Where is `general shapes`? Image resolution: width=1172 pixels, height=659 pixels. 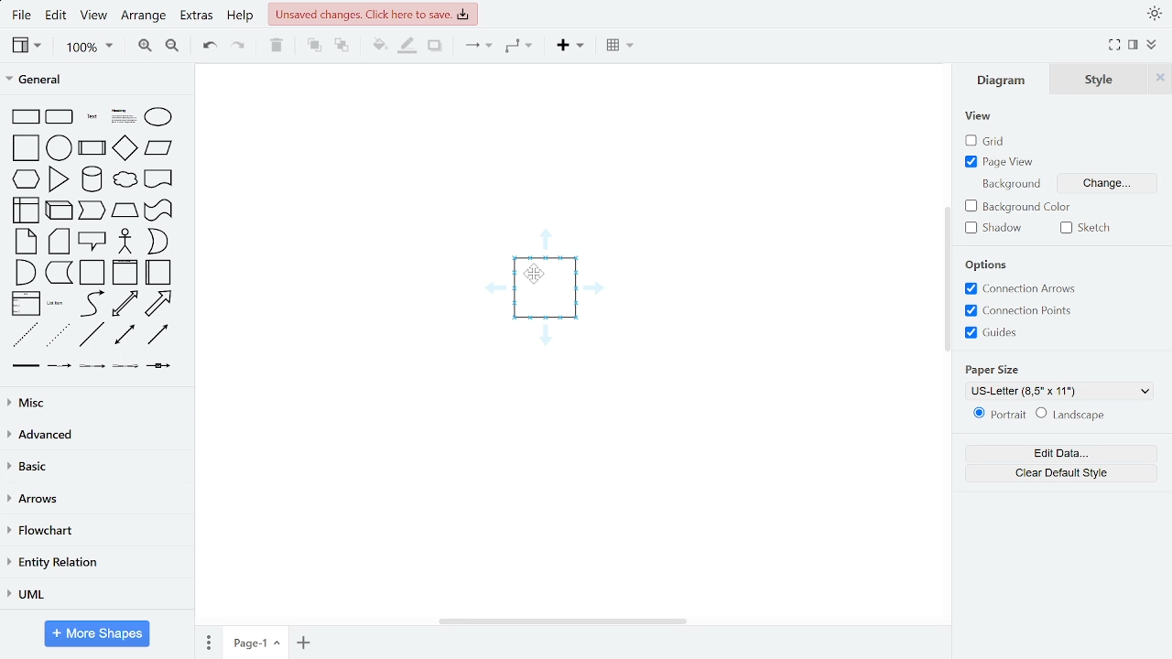 general shapes is located at coordinates (124, 241).